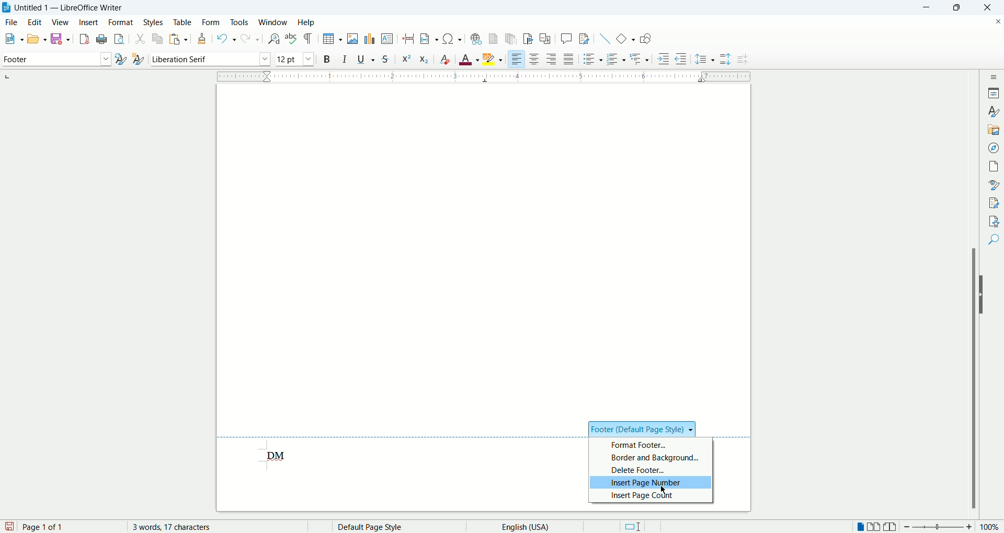  I want to click on insert endnote, so click(512, 39).